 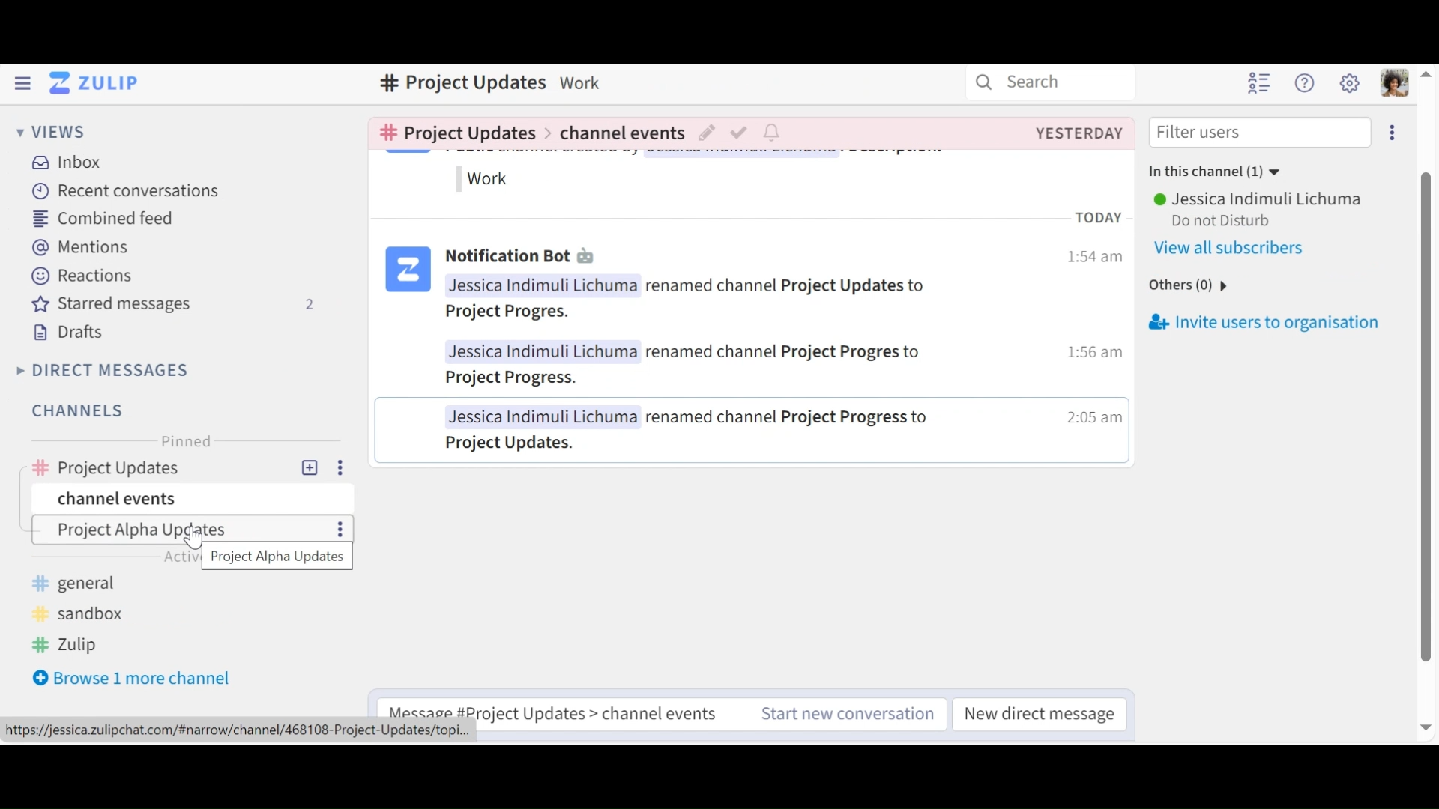 What do you see at coordinates (121, 191) in the screenshot?
I see `Recent Conversations` at bounding box center [121, 191].